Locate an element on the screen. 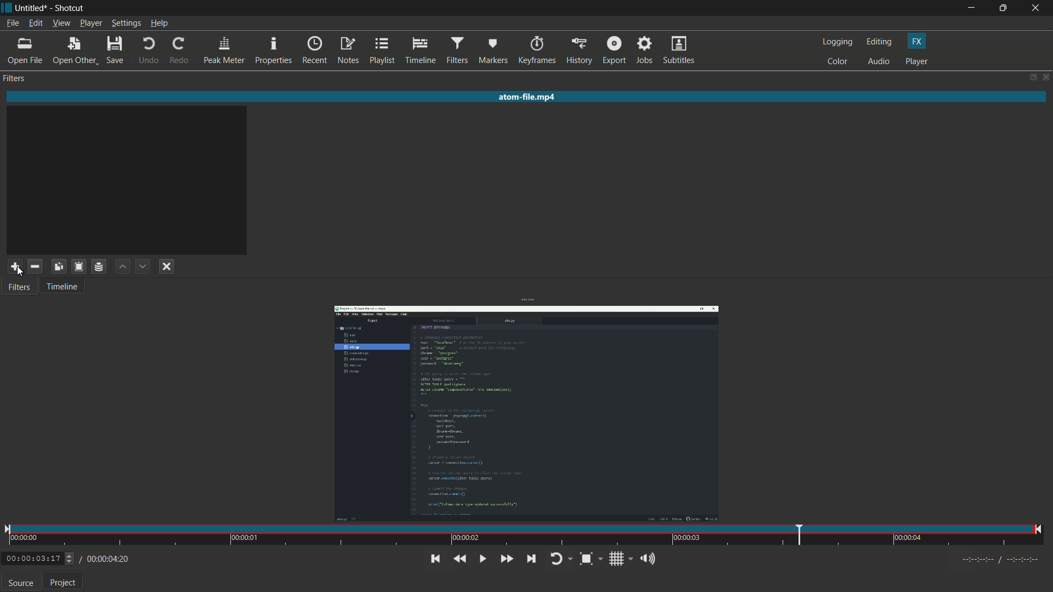  file menu is located at coordinates (13, 23).